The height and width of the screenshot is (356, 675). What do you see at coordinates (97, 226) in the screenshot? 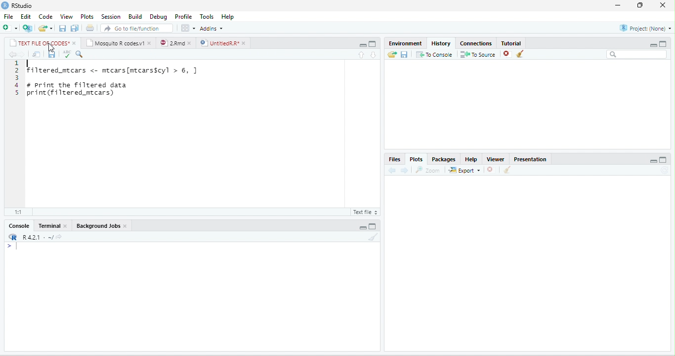
I see `Background Jobs` at bounding box center [97, 226].